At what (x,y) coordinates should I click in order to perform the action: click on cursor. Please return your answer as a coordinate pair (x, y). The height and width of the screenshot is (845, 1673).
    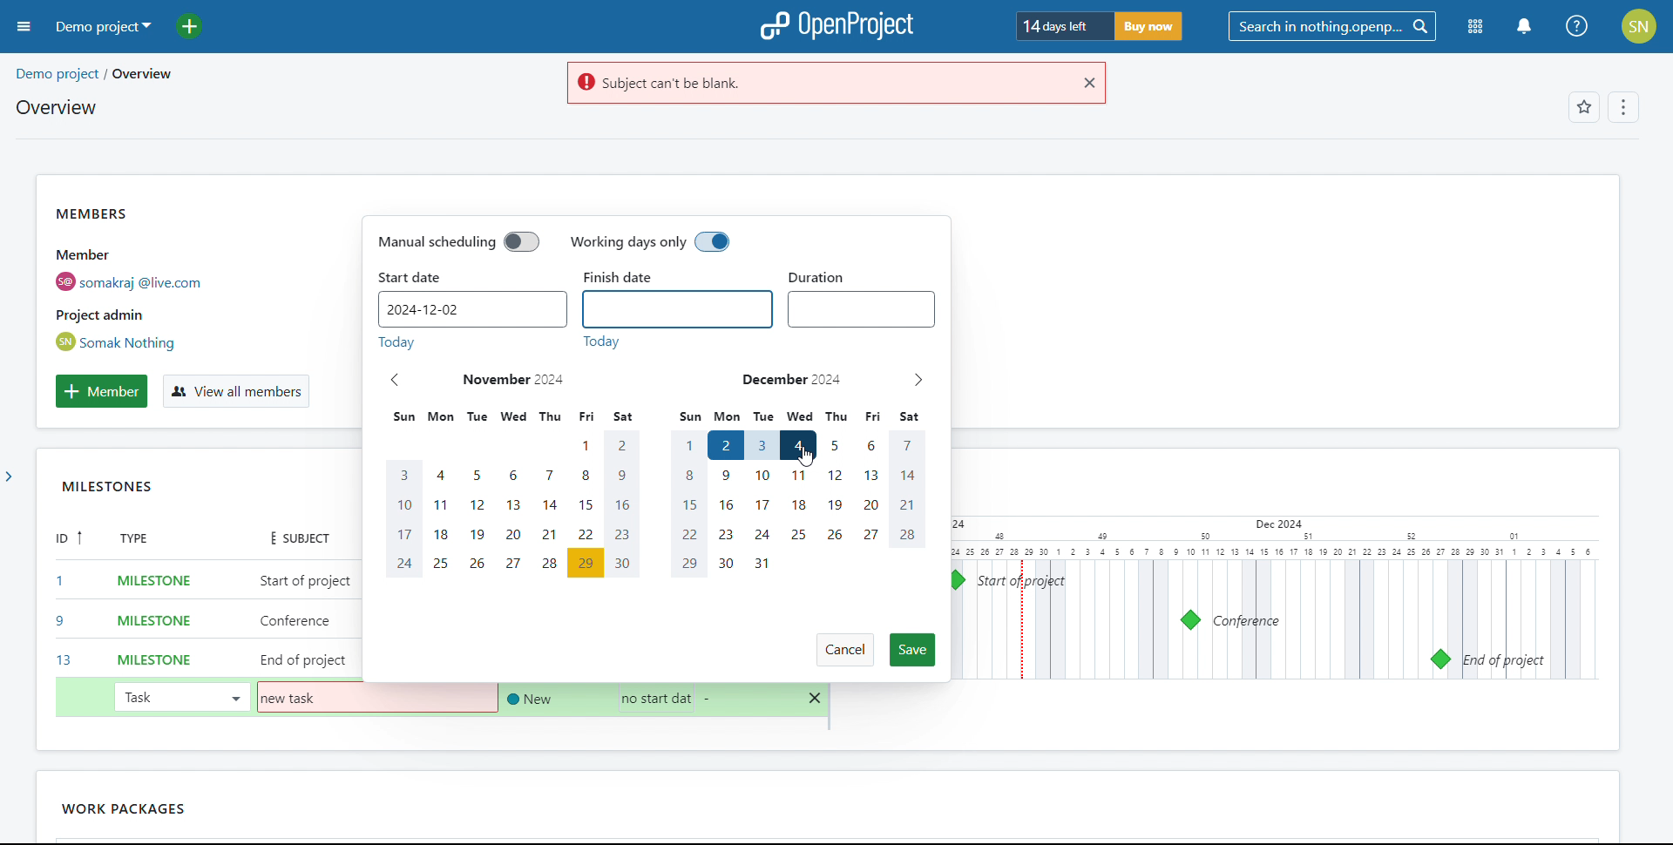
    Looking at the image, I should click on (815, 460).